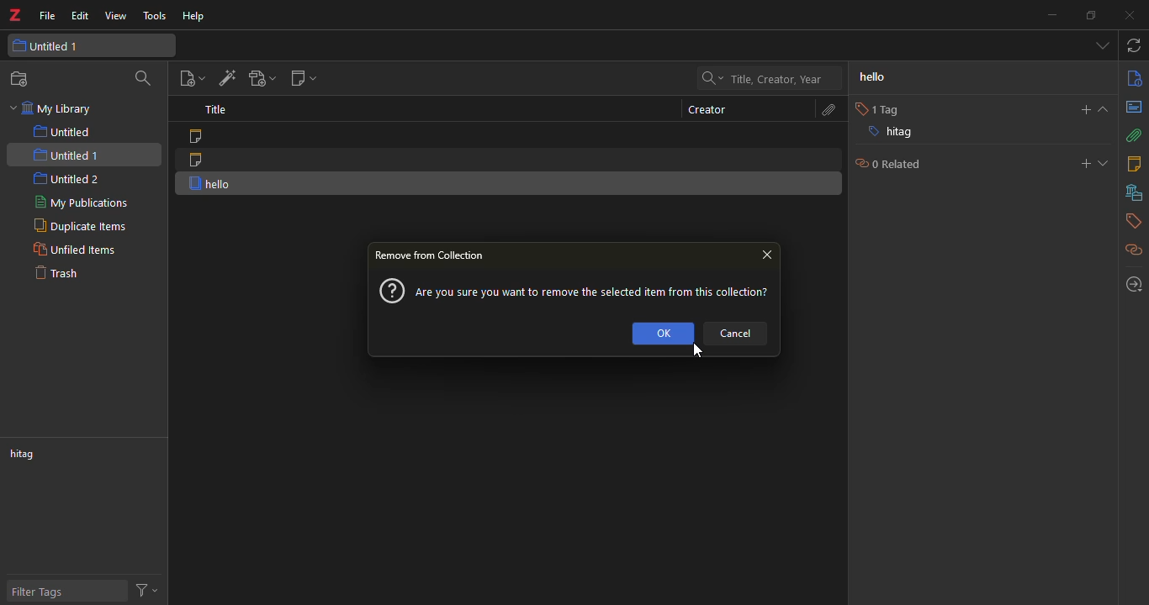 The height and width of the screenshot is (605, 1149). Describe the element at coordinates (1084, 164) in the screenshot. I see `add` at that location.